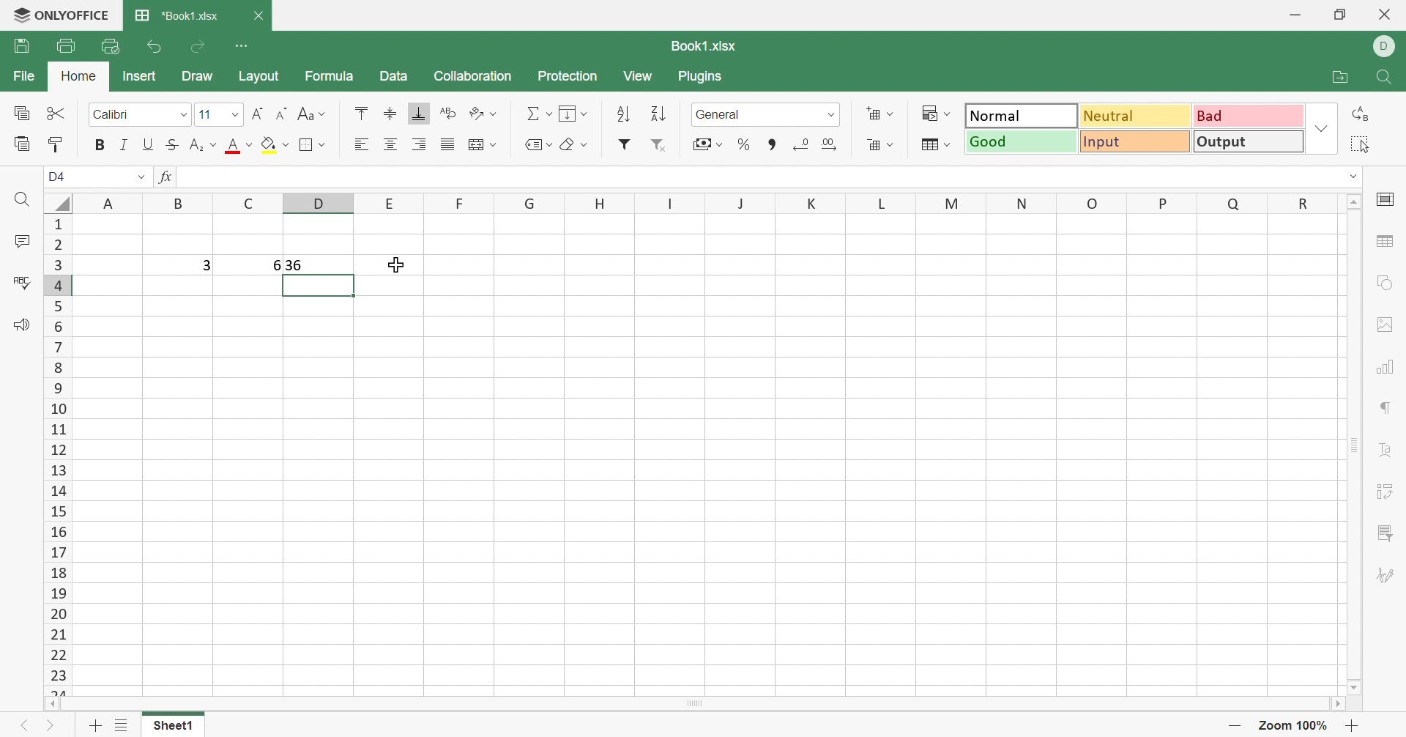  Describe the element at coordinates (180, 15) in the screenshot. I see `*Book1.xlsx` at that location.